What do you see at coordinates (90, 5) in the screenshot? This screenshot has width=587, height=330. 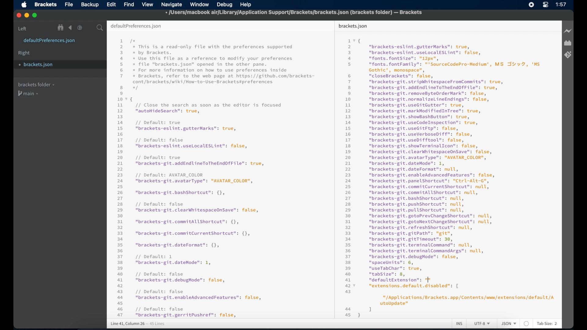 I see `backup` at bounding box center [90, 5].